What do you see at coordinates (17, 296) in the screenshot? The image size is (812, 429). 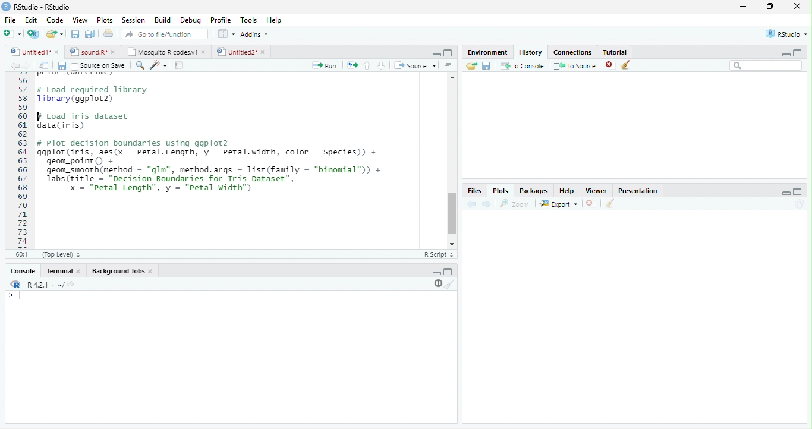 I see `start typing` at bounding box center [17, 296].